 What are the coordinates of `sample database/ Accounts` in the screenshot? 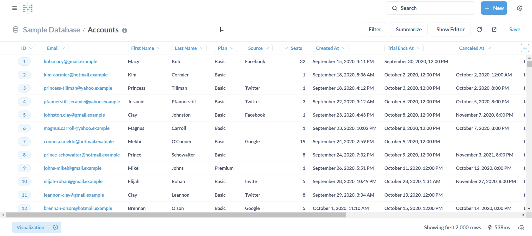 It's located at (64, 30).